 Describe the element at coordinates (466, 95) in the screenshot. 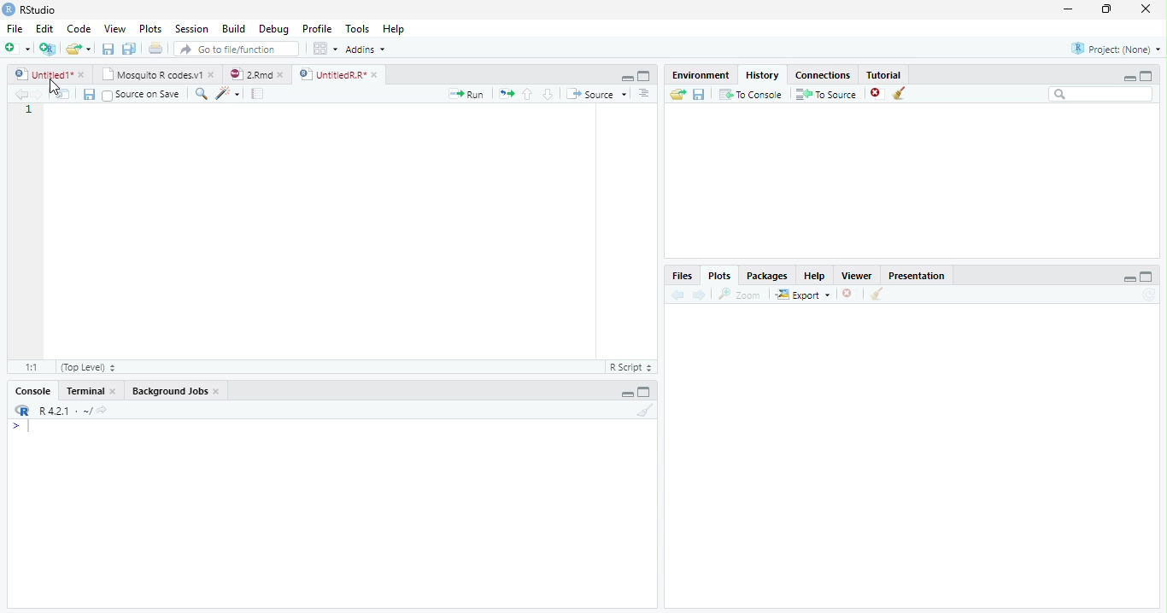

I see `Run` at that location.